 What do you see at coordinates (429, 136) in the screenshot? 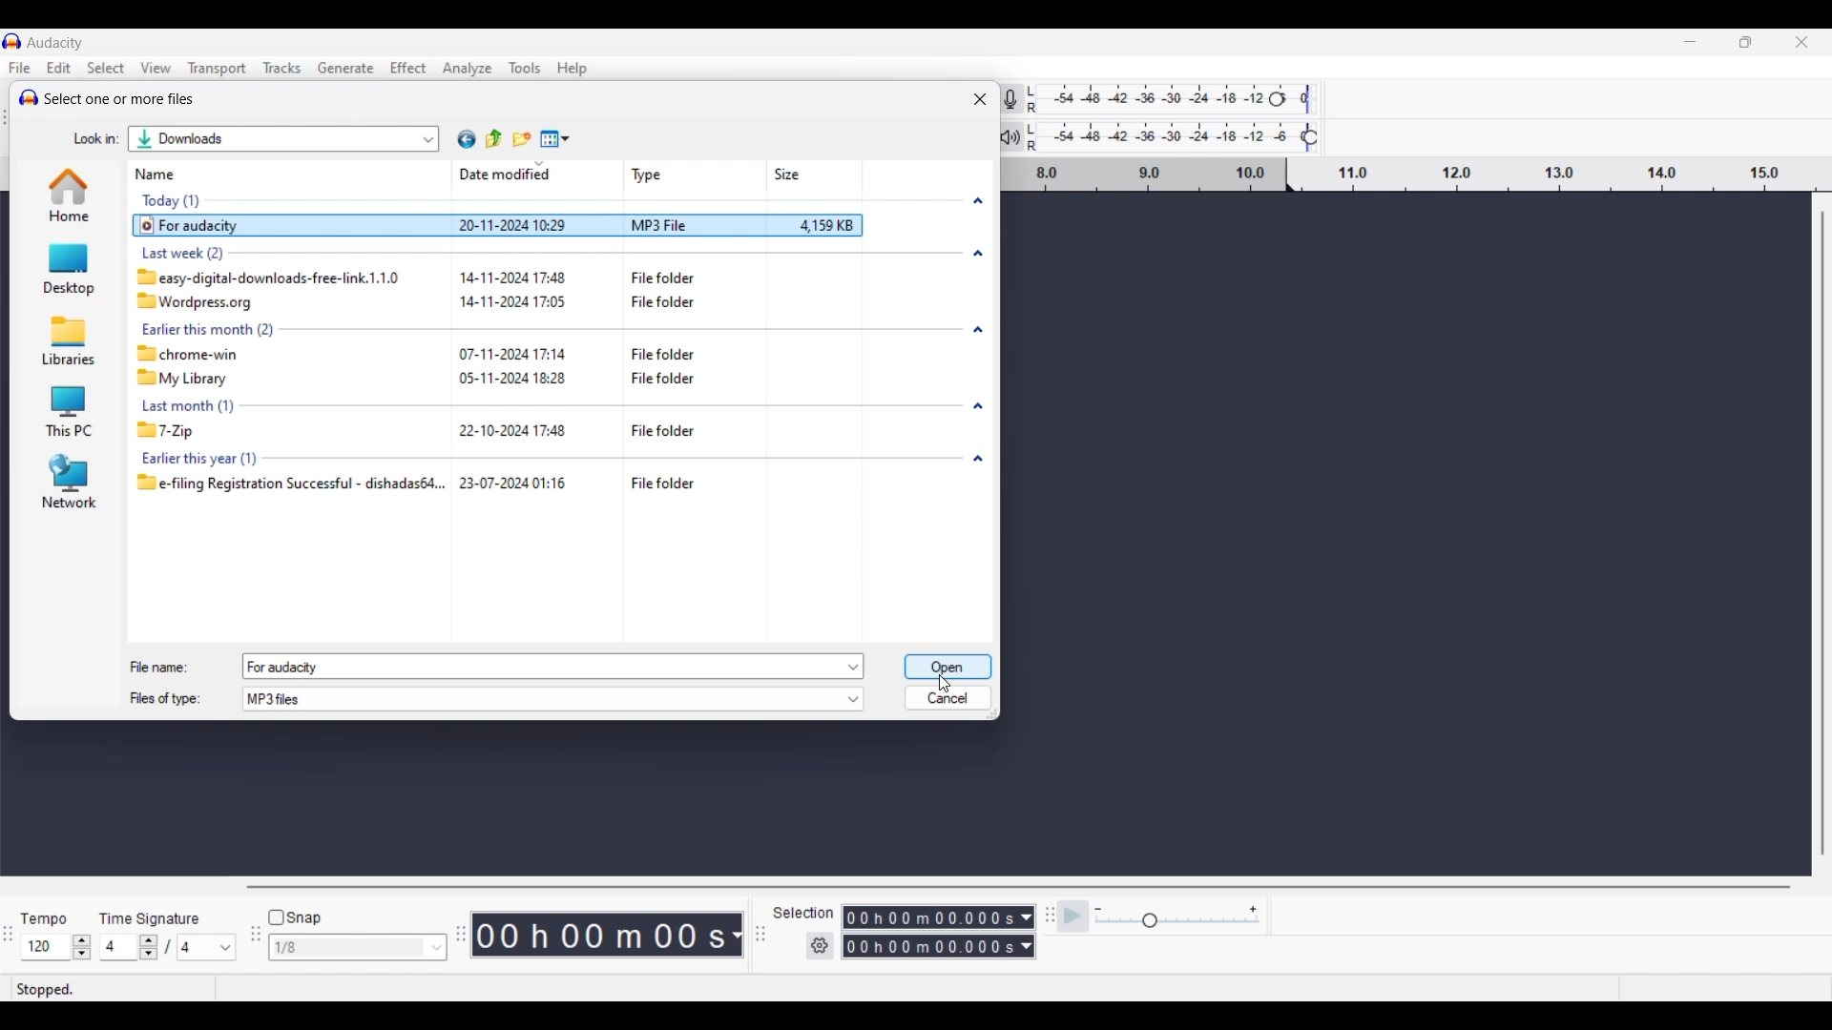
I see `List folder options` at bounding box center [429, 136].